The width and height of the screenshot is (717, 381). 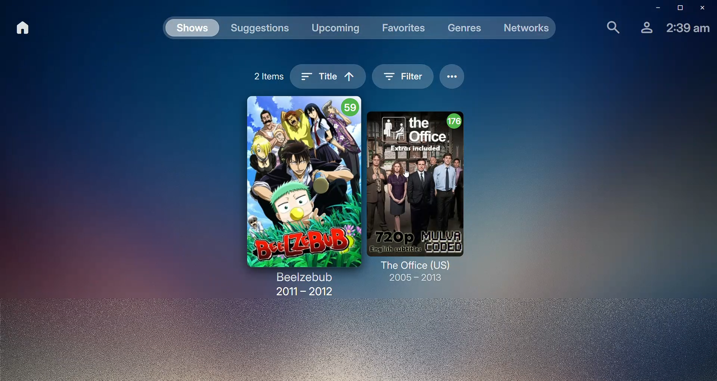 I want to click on Filter, so click(x=402, y=78).